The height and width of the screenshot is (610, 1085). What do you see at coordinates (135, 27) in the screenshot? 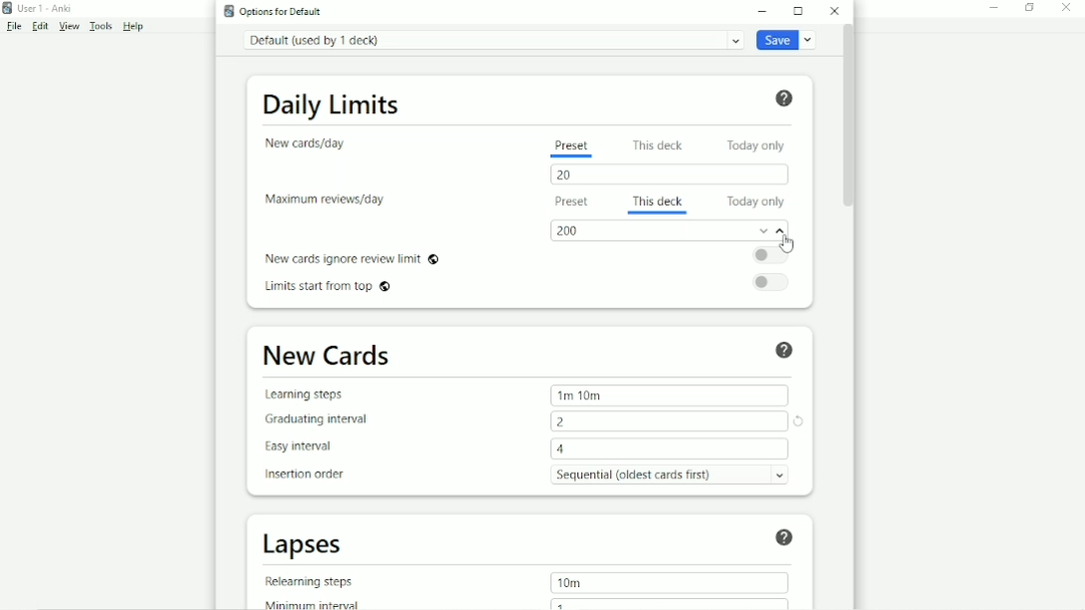
I see `Help` at bounding box center [135, 27].